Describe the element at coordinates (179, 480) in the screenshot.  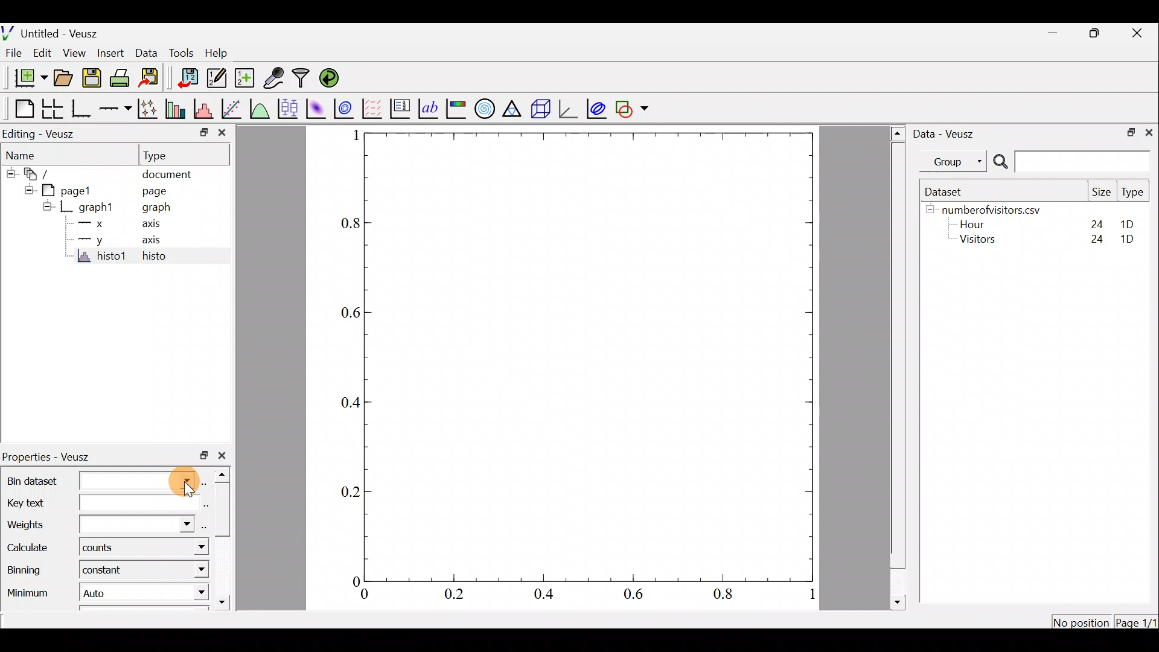
I see `Cursor` at that location.